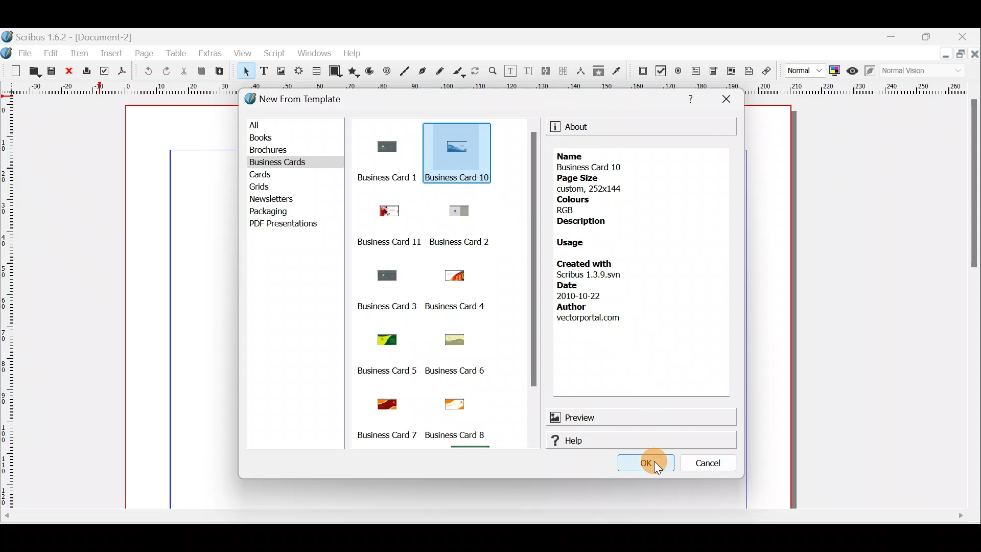  Describe the element at coordinates (275, 212) in the screenshot. I see `Packaging` at that location.